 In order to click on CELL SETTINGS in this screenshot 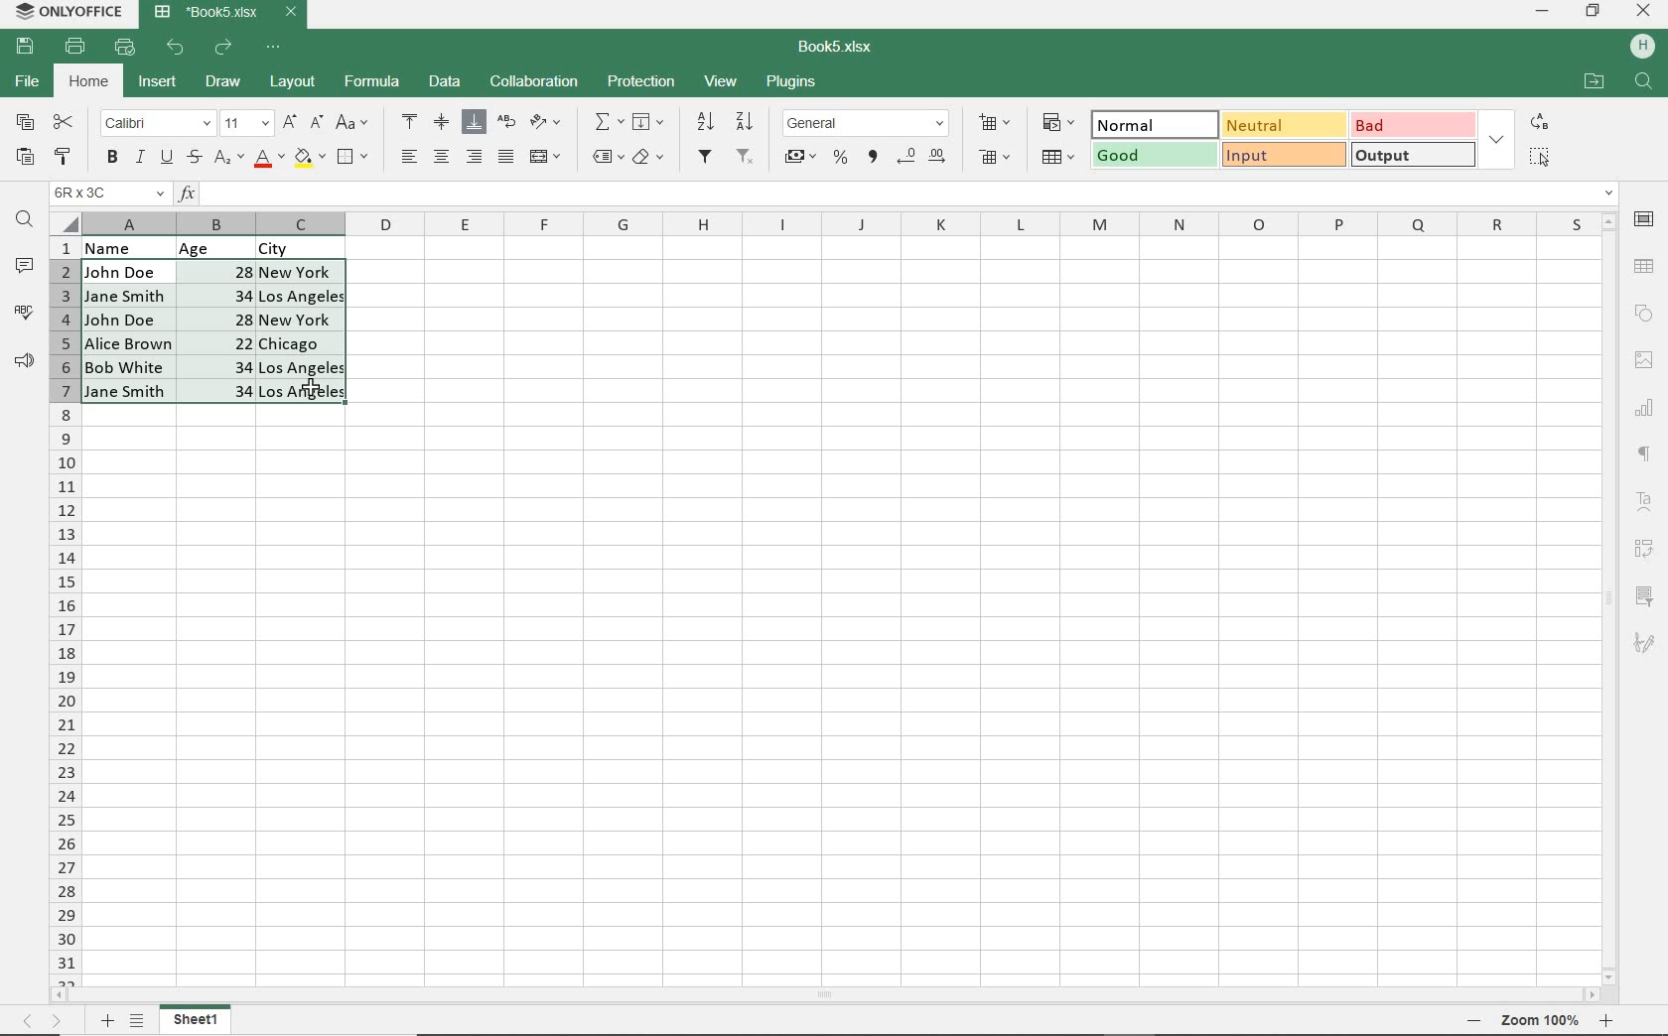, I will do `click(1645, 218)`.